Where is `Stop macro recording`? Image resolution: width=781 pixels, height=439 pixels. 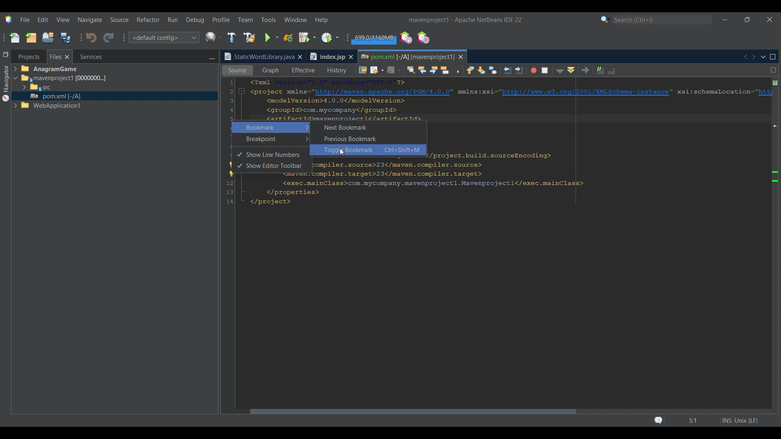
Stop macro recording is located at coordinates (547, 70).